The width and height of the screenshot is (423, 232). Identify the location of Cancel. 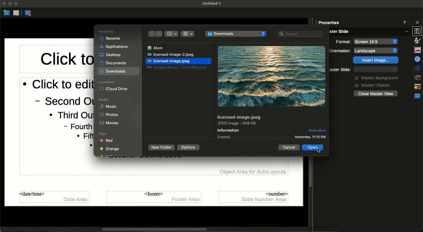
(289, 148).